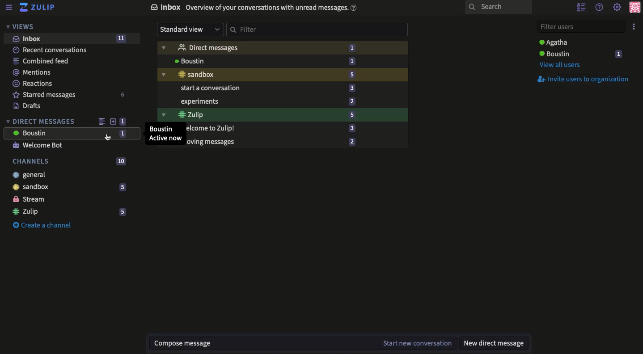 Image resolution: width=643 pixels, height=354 pixels. What do you see at coordinates (283, 74) in the screenshot?
I see `Sandbox` at bounding box center [283, 74].